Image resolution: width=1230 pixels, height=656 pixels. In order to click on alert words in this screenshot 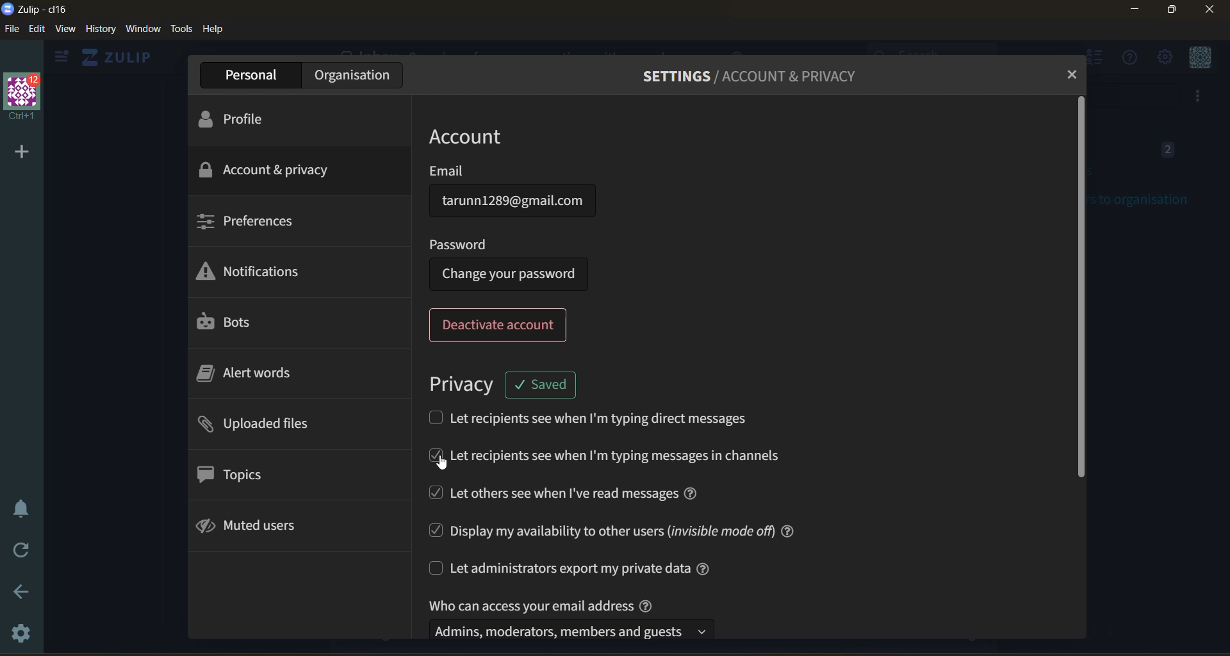, I will do `click(259, 376)`.